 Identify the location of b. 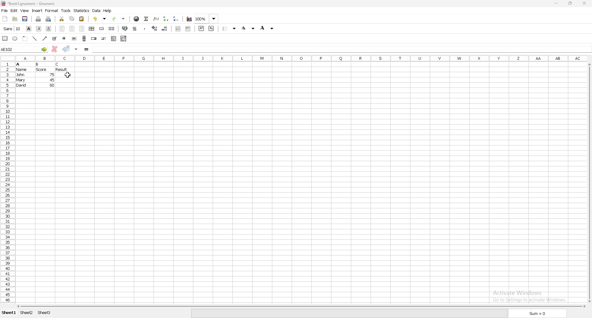
(37, 64).